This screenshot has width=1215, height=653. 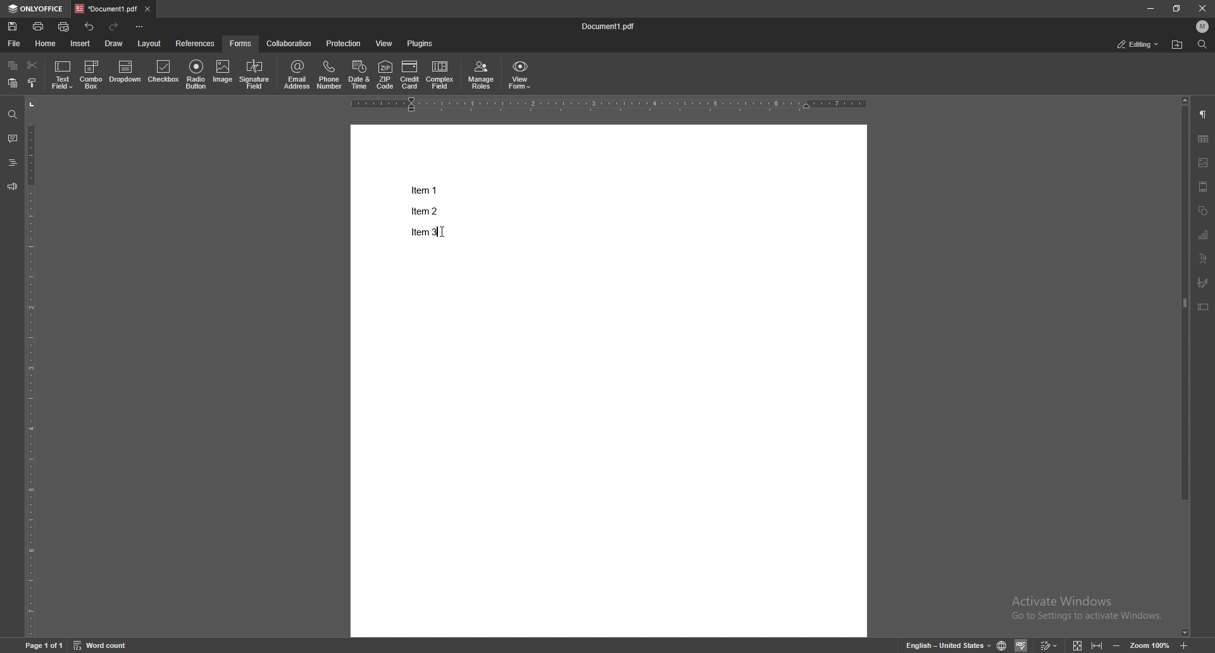 I want to click on fit to width, so click(x=1095, y=644).